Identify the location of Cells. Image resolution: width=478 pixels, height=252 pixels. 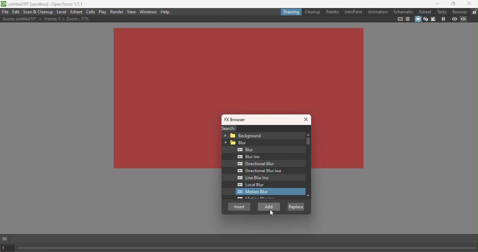
(92, 12).